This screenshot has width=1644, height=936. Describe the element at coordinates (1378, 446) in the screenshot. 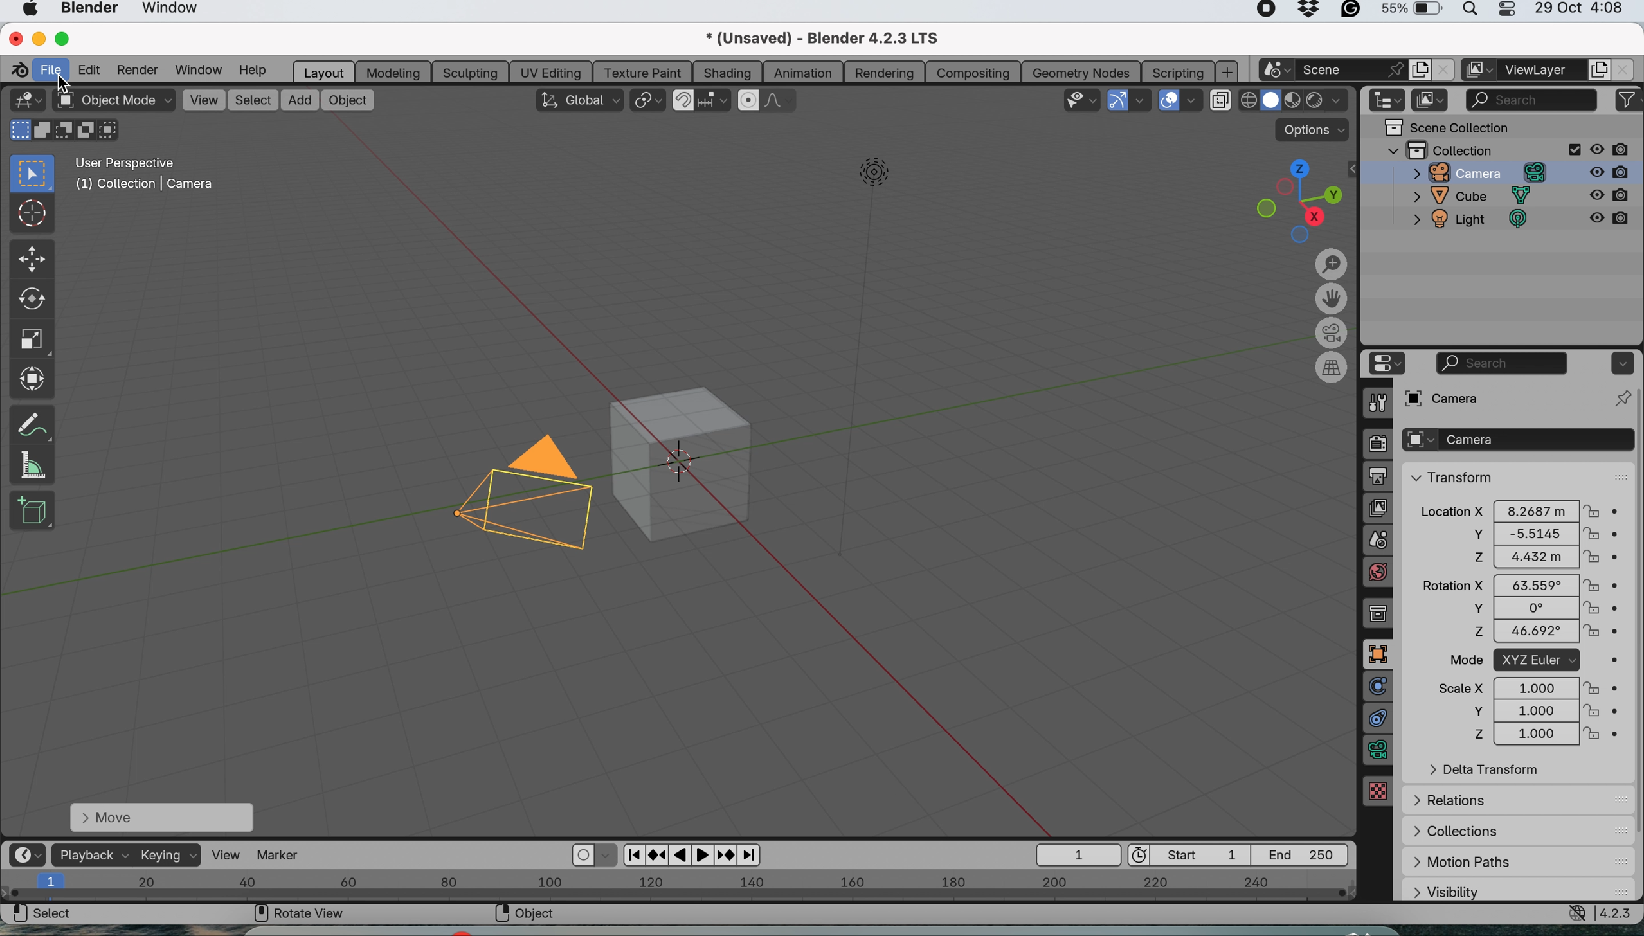

I see `render` at that location.